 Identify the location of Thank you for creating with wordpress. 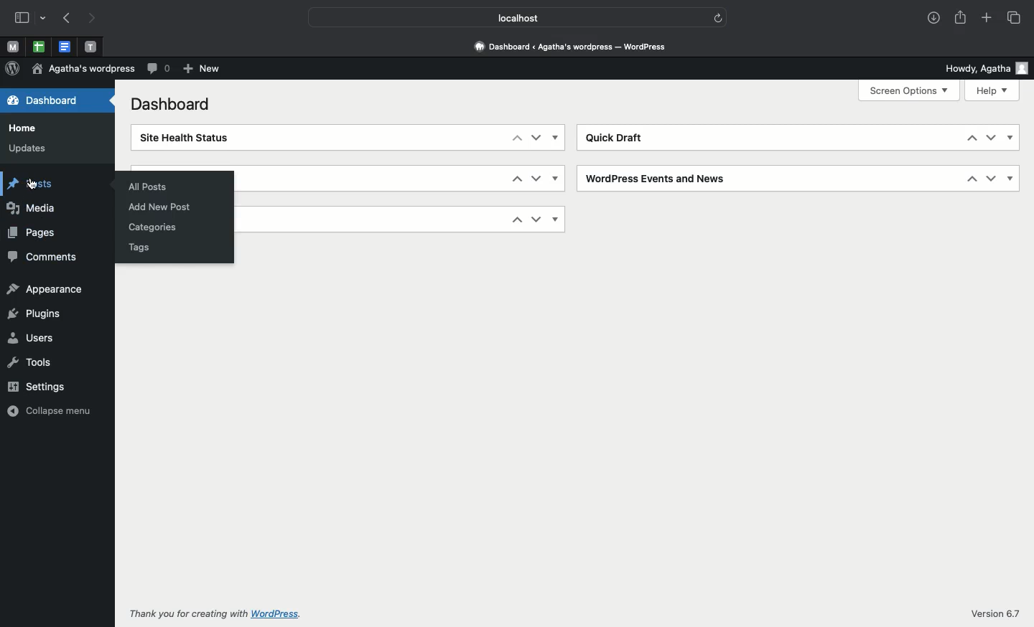
(217, 613).